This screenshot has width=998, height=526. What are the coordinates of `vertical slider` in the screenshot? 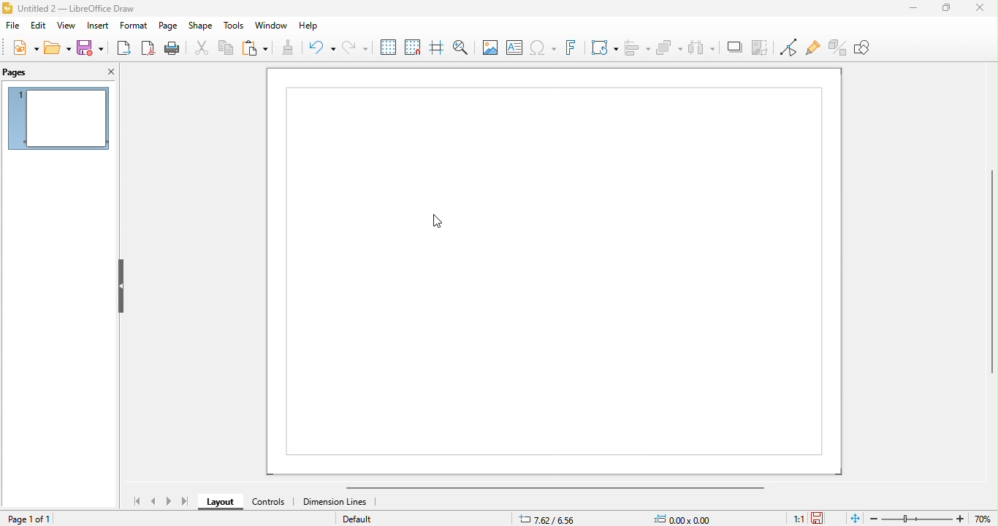 It's located at (977, 276).